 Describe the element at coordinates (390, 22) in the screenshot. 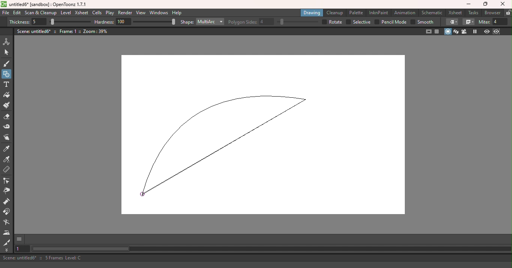

I see `Pencil mode` at that location.